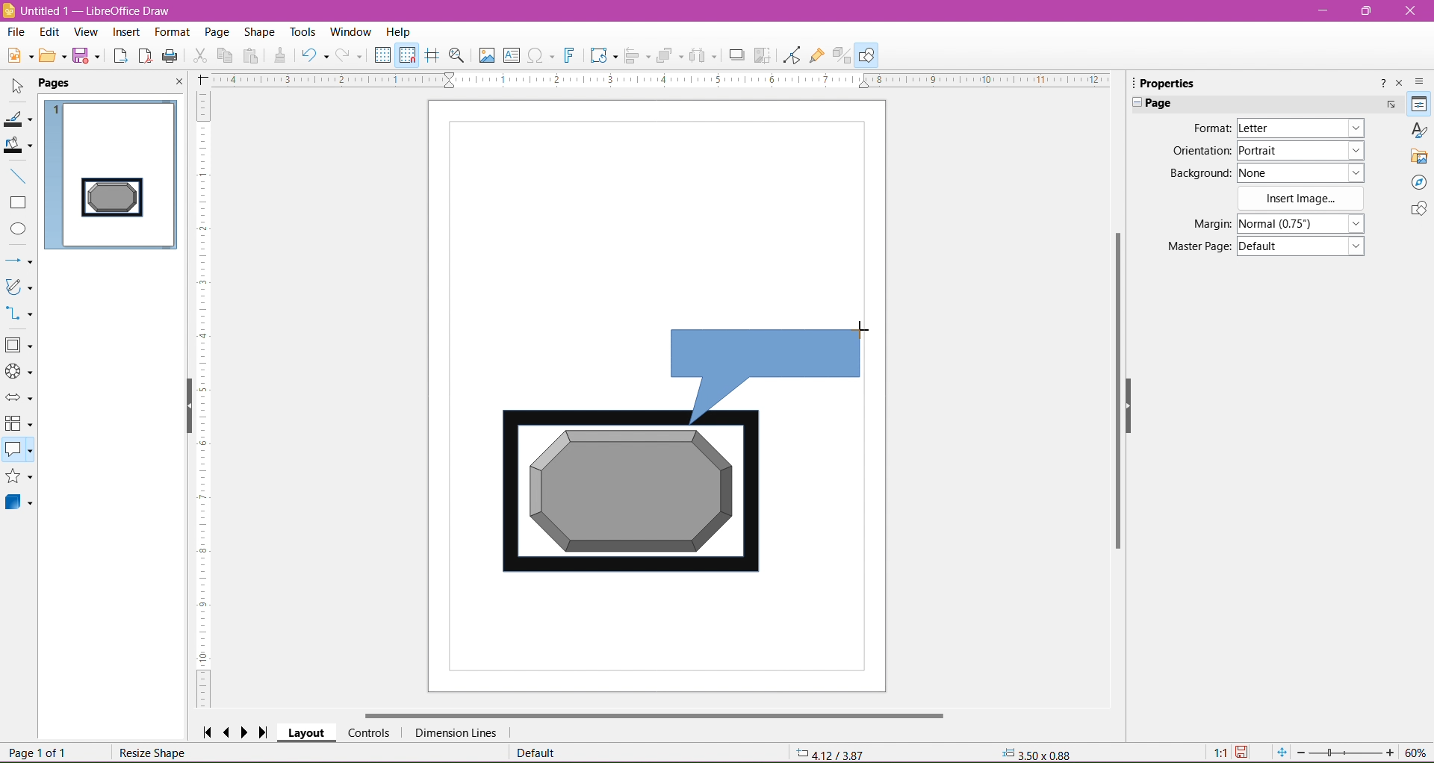 Image resolution: width=1434 pixels, height=763 pixels. I want to click on Lines and Arrows, so click(19, 261).